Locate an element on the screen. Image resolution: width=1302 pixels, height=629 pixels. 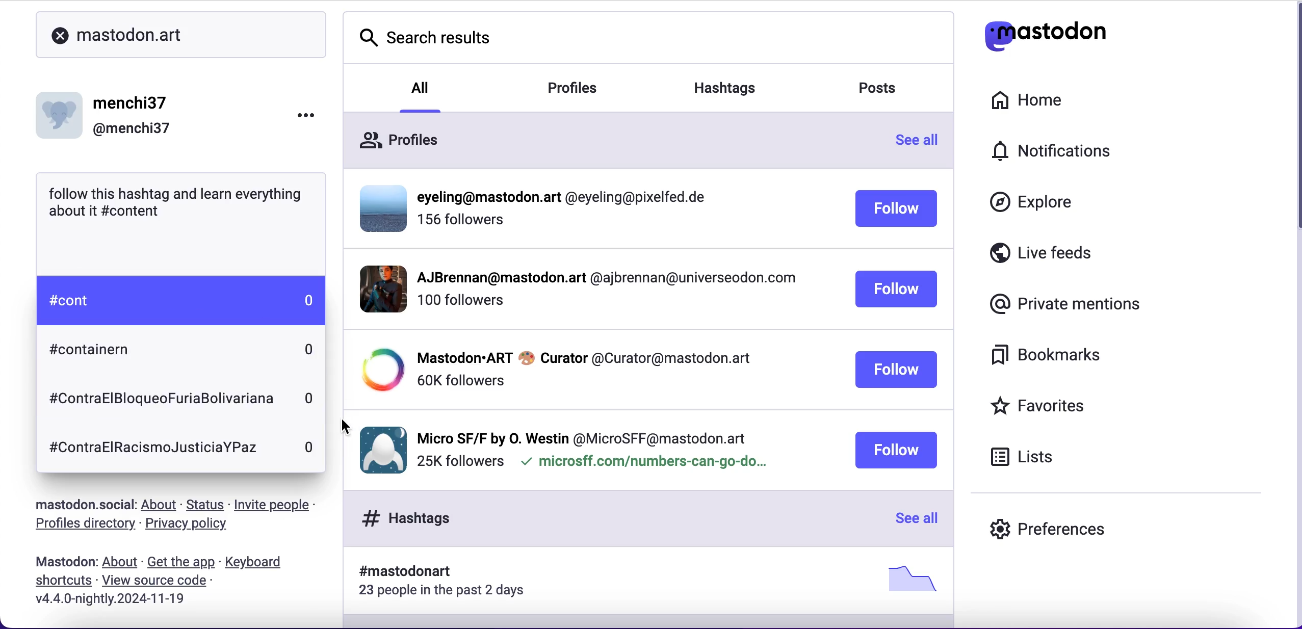
23 people in the past 2 days is located at coordinates (449, 592).